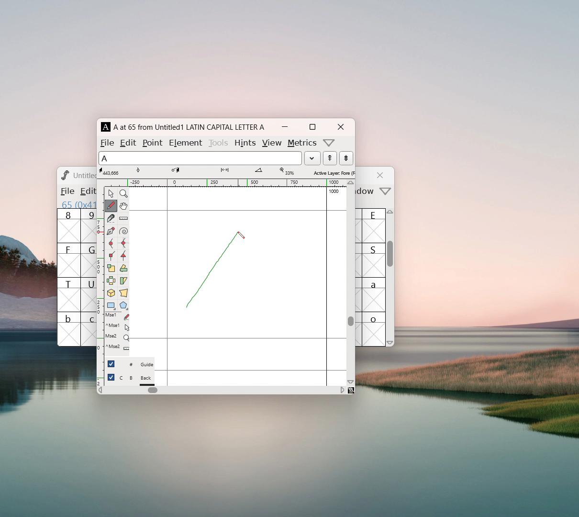  Describe the element at coordinates (111, 255) in the screenshot. I see `add a corner point` at that location.